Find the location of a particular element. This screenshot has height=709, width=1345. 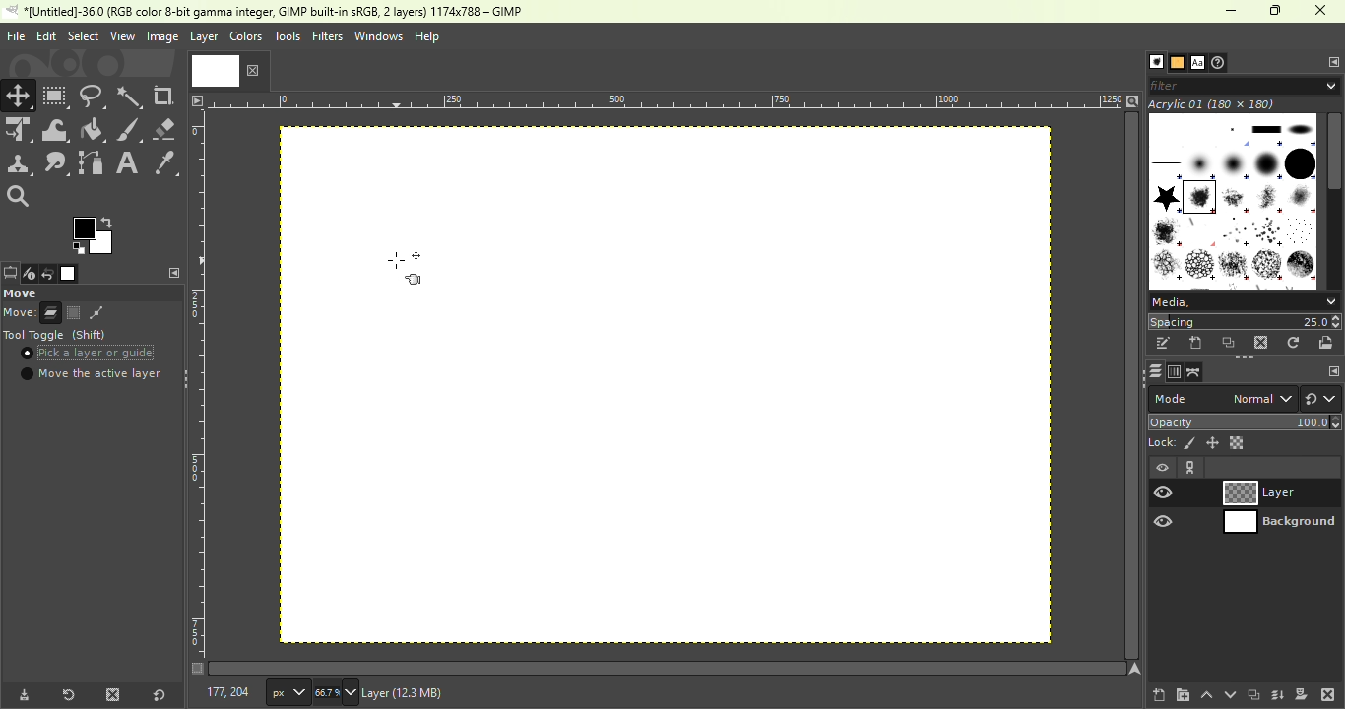

Save tool preset is located at coordinates (22, 696).